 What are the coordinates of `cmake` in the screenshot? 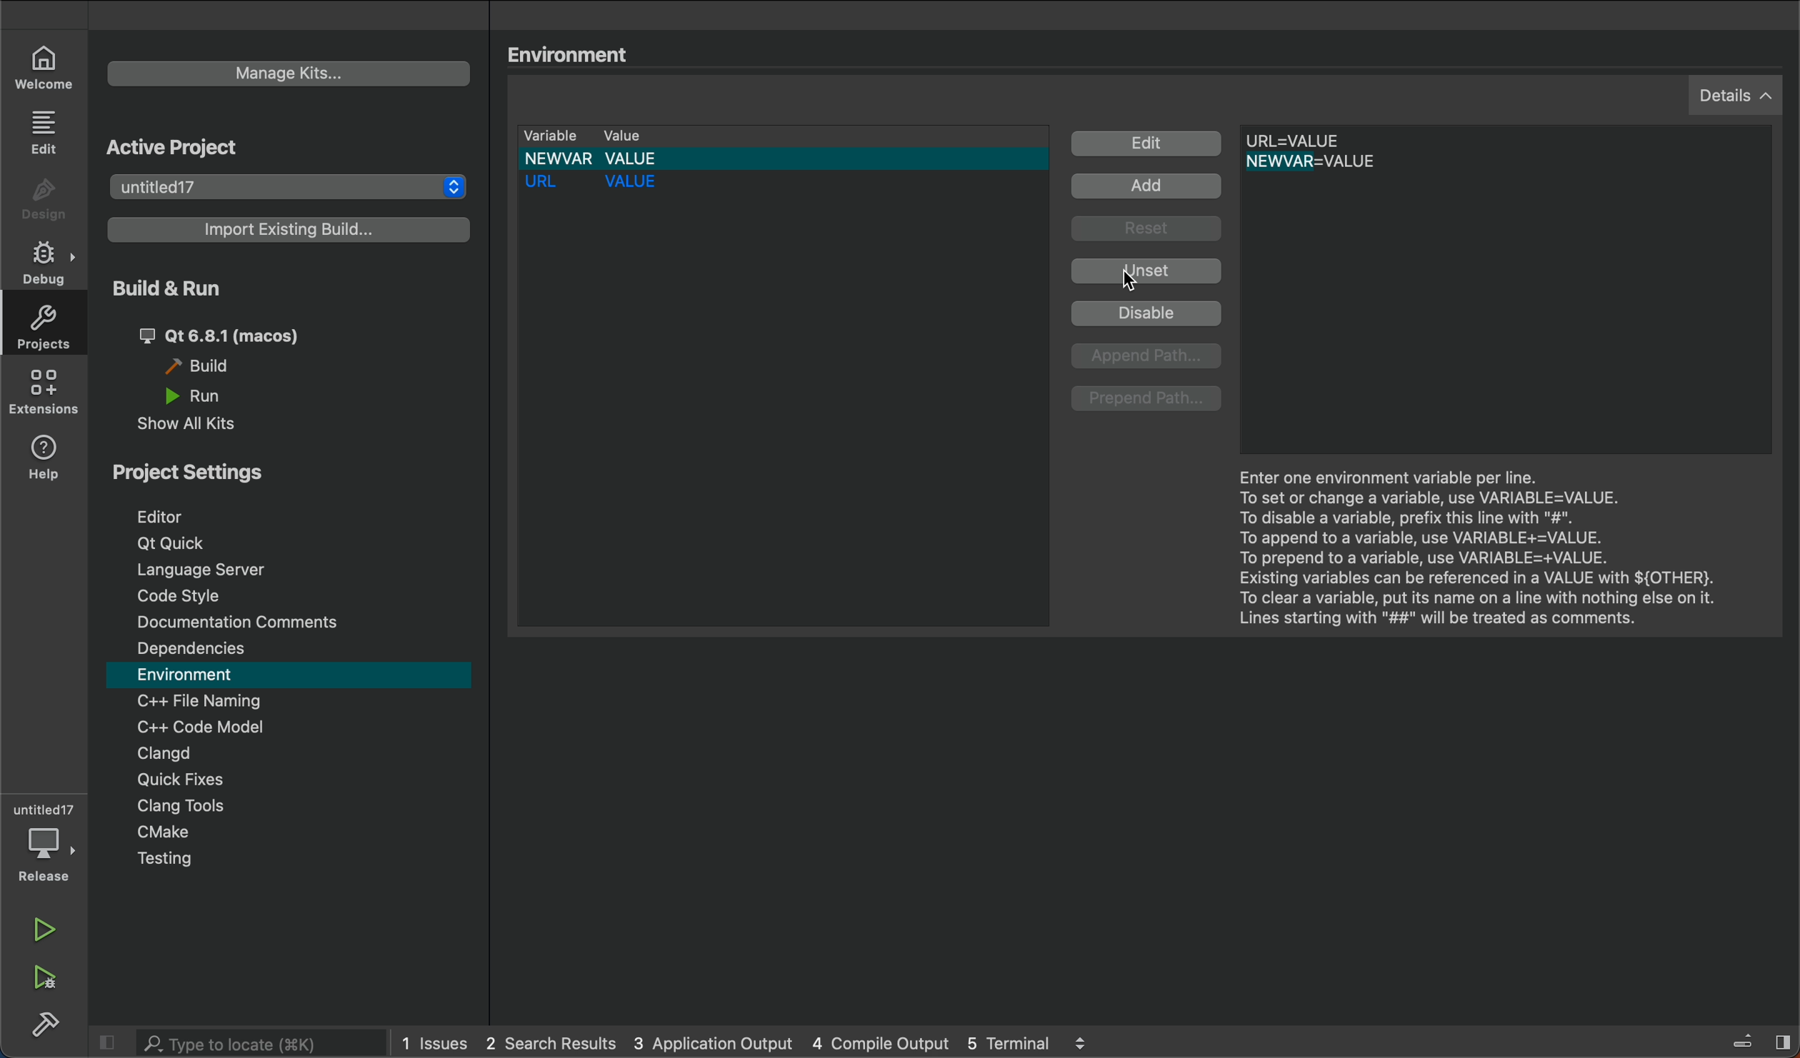 It's located at (169, 835).